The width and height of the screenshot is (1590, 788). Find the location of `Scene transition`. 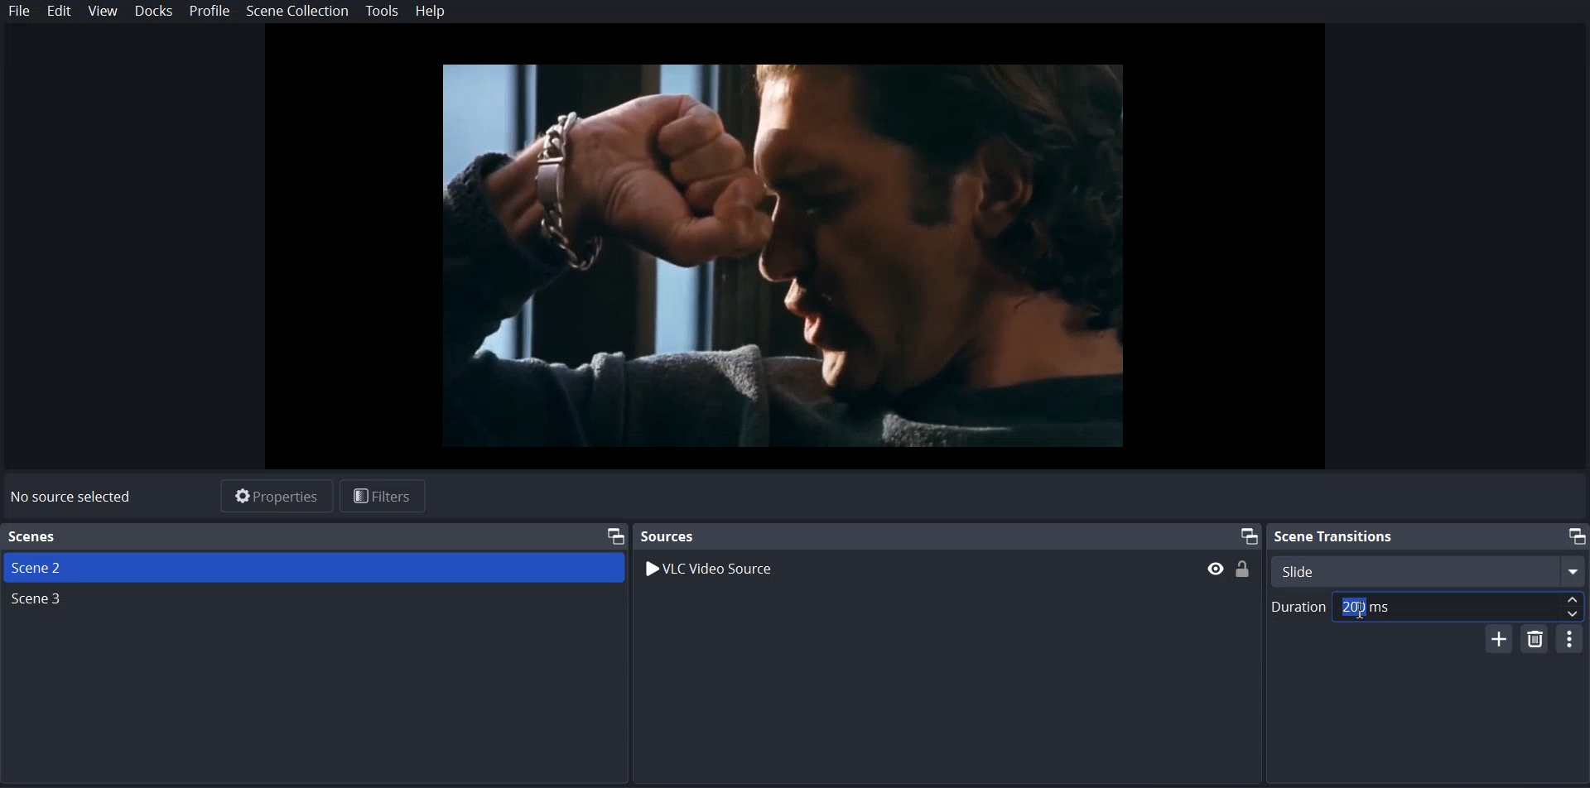

Scene transition is located at coordinates (1429, 535).